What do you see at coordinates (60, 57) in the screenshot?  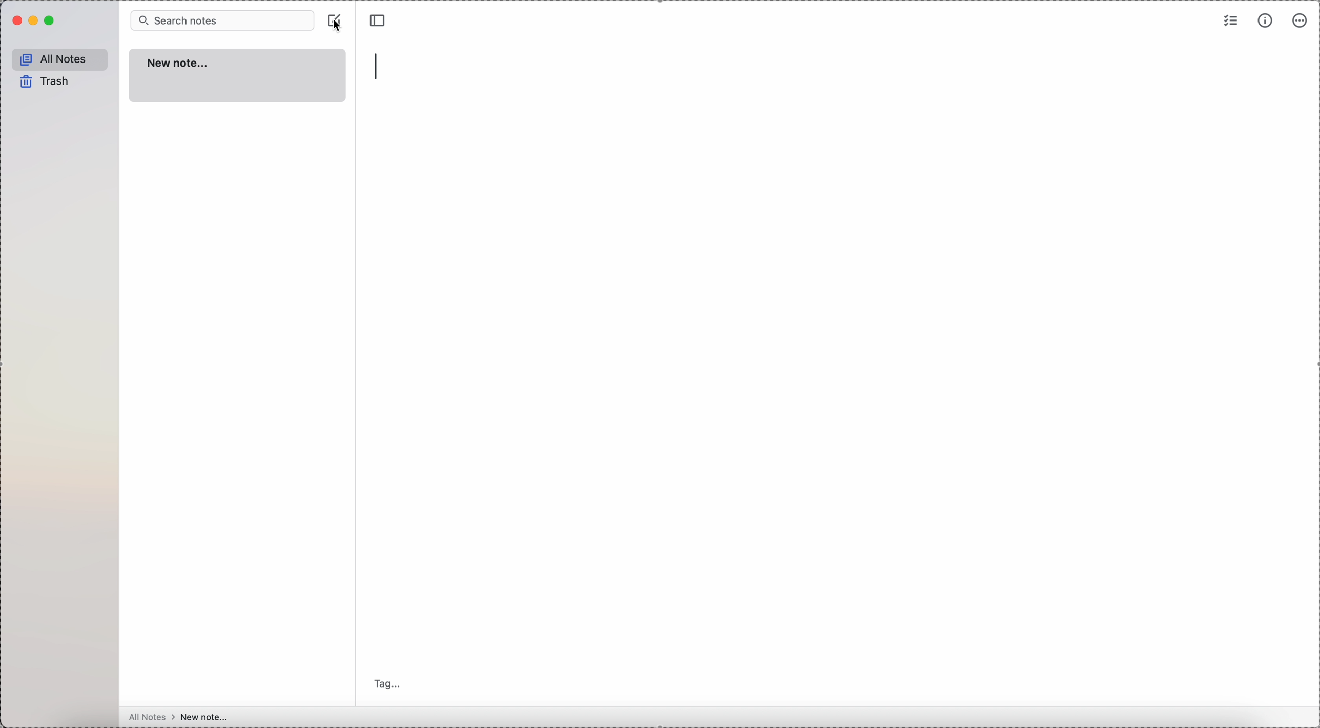 I see `all notes` at bounding box center [60, 57].